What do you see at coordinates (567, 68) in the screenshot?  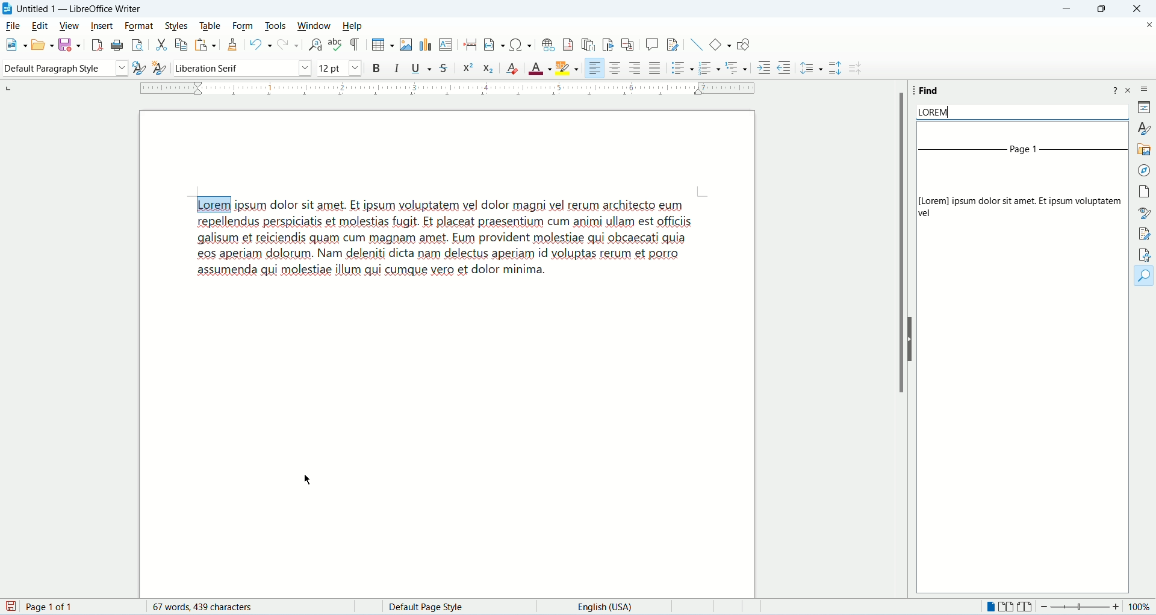 I see `highlighting color` at bounding box center [567, 68].